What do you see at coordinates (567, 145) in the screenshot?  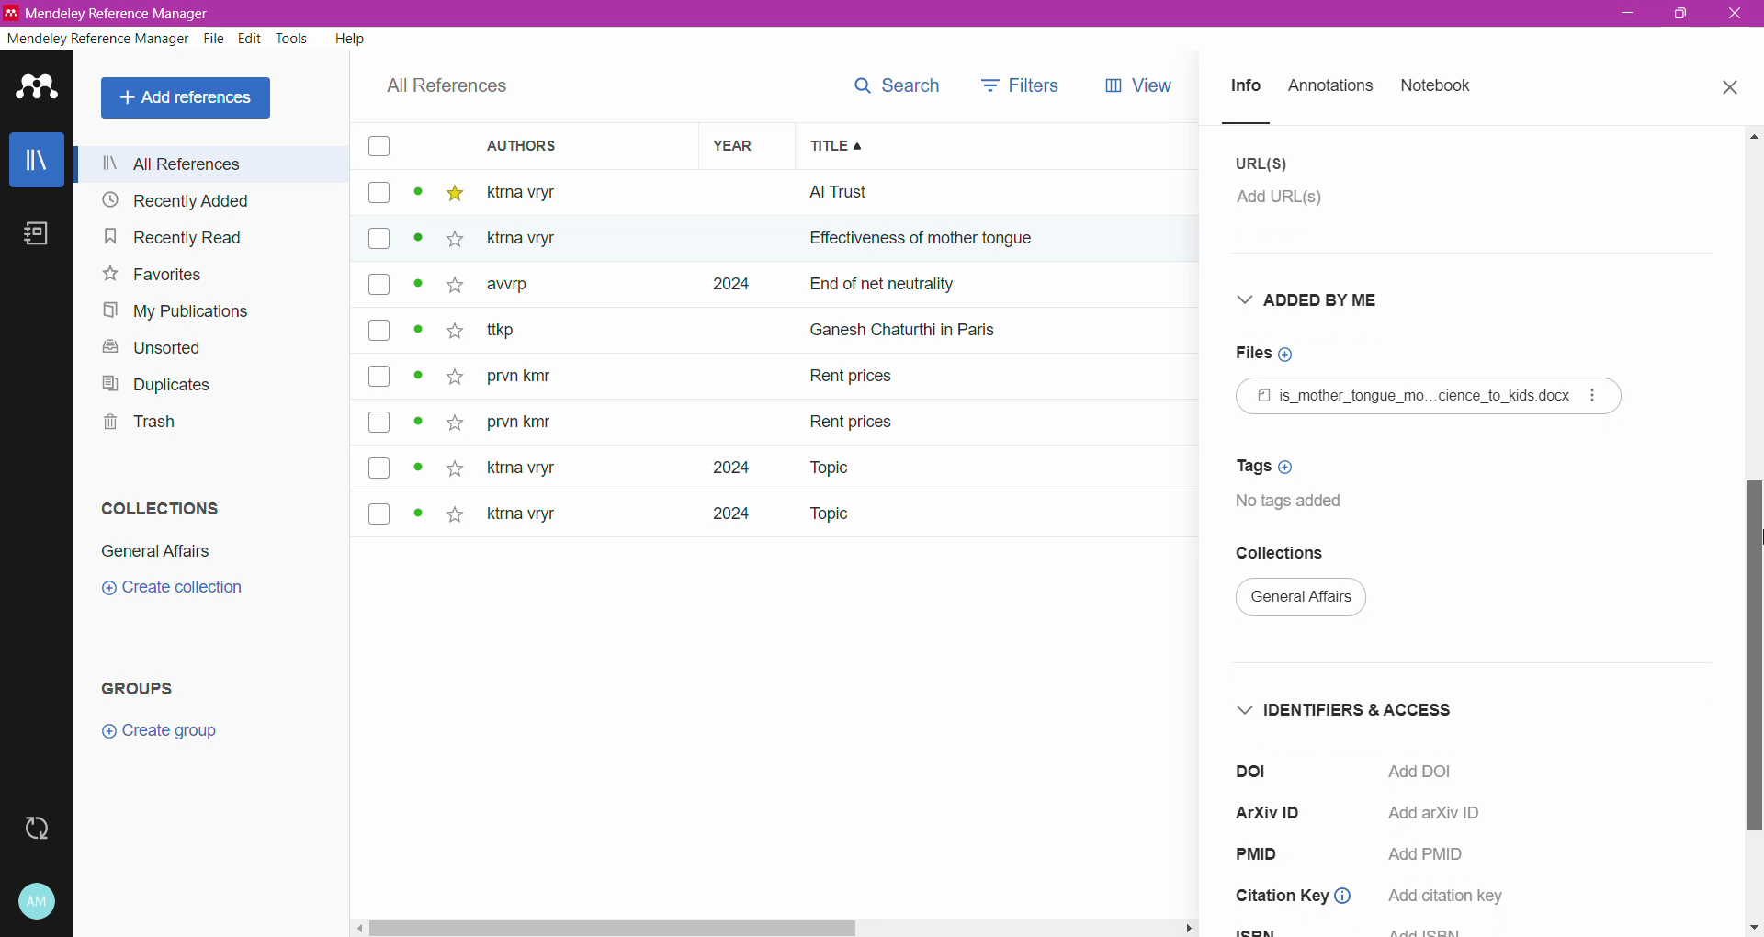 I see `Authors` at bounding box center [567, 145].